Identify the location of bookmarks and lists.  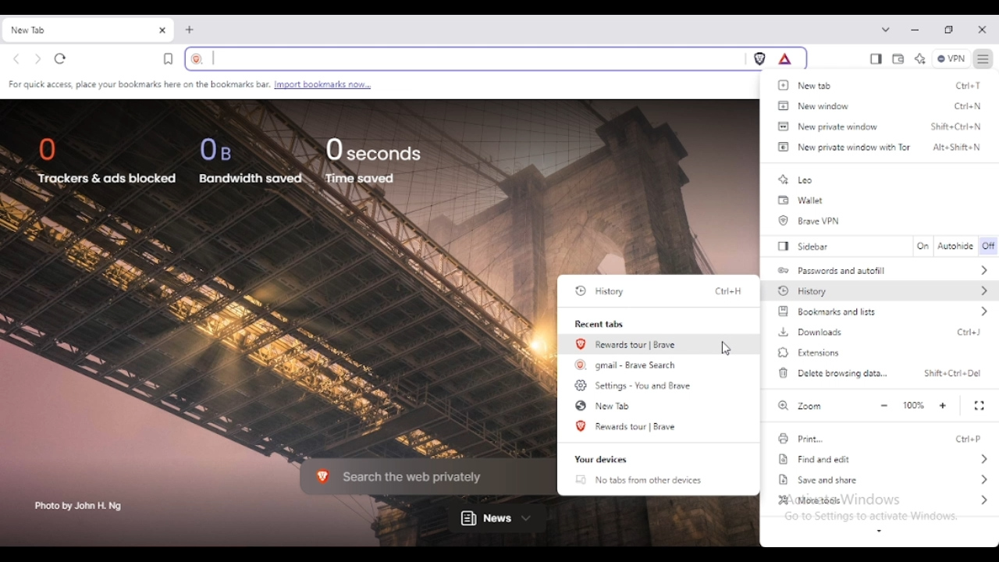
(883, 311).